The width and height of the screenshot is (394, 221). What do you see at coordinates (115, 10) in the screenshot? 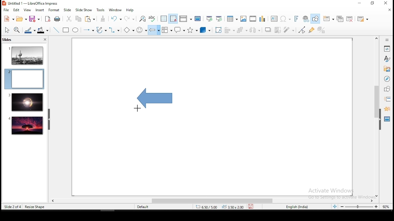
I see `window` at bounding box center [115, 10].